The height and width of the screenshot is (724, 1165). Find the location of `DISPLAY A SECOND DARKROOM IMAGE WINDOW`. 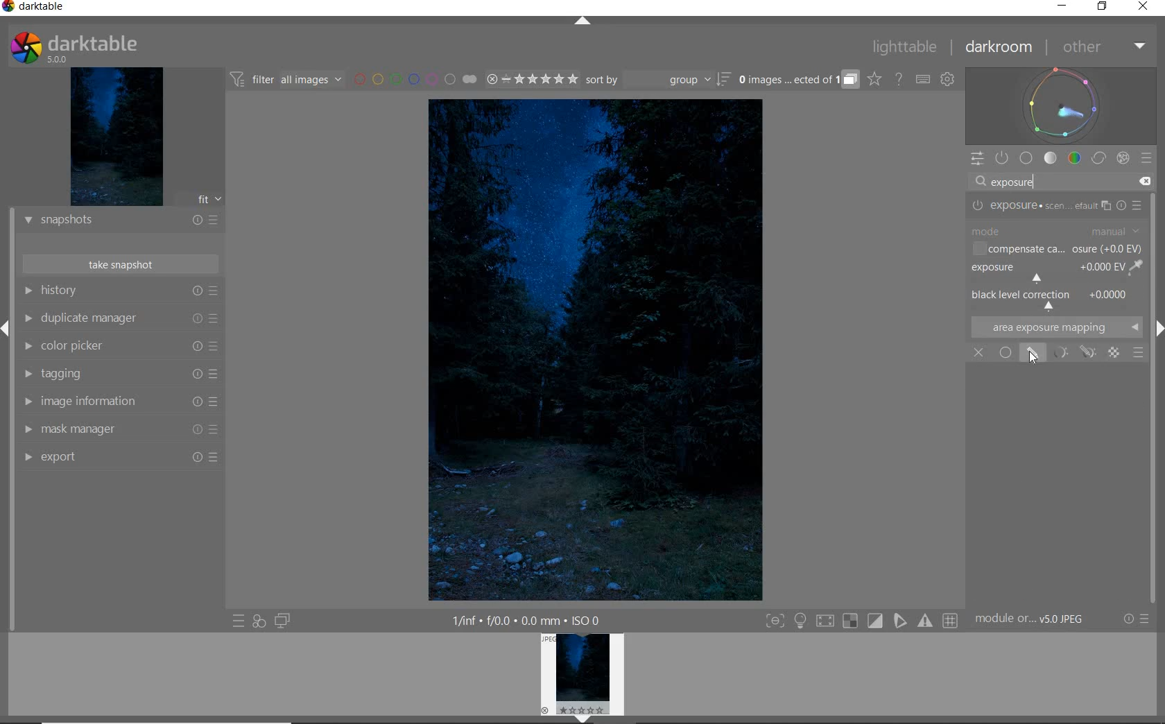

DISPLAY A SECOND DARKROOM IMAGE WINDOW is located at coordinates (285, 621).